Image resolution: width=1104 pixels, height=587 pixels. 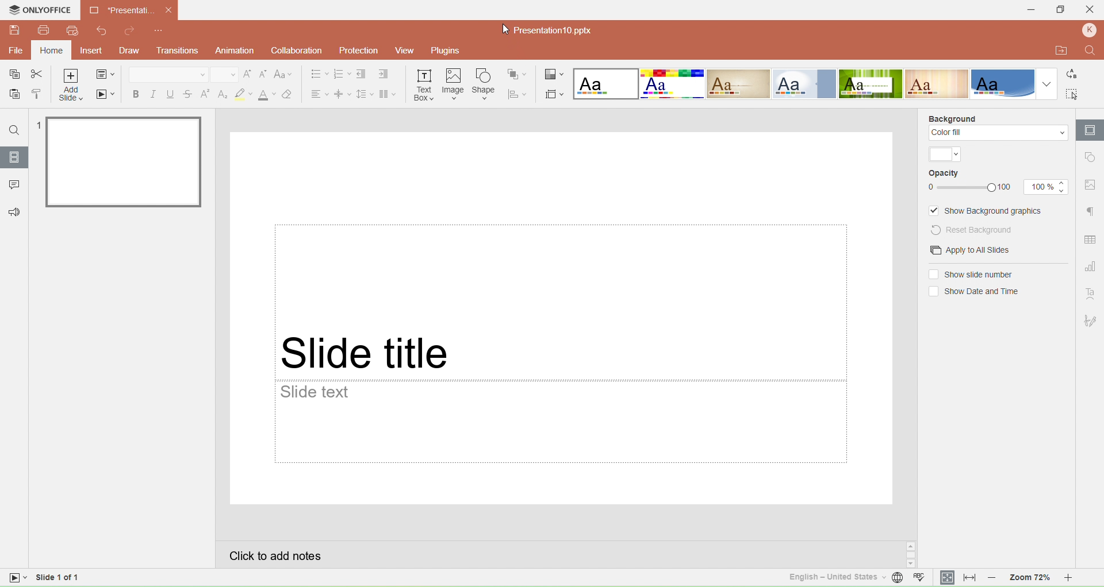 What do you see at coordinates (317, 94) in the screenshot?
I see `Horizontal align` at bounding box center [317, 94].